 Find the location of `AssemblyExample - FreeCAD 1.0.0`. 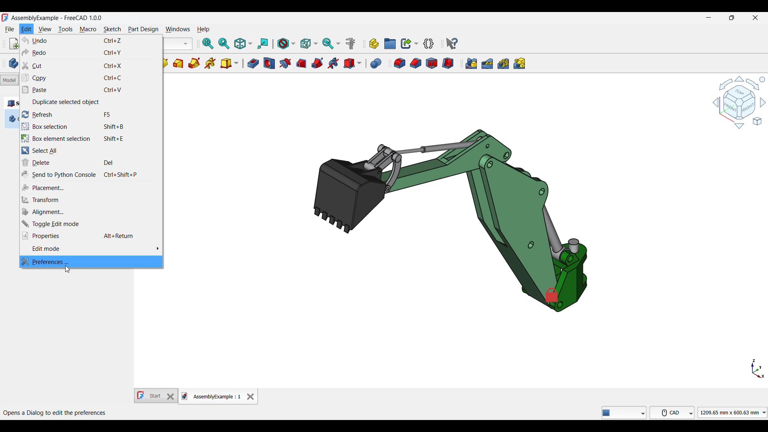

AssemblyExample - FreeCAD 1.0.0 is located at coordinates (56, 18).